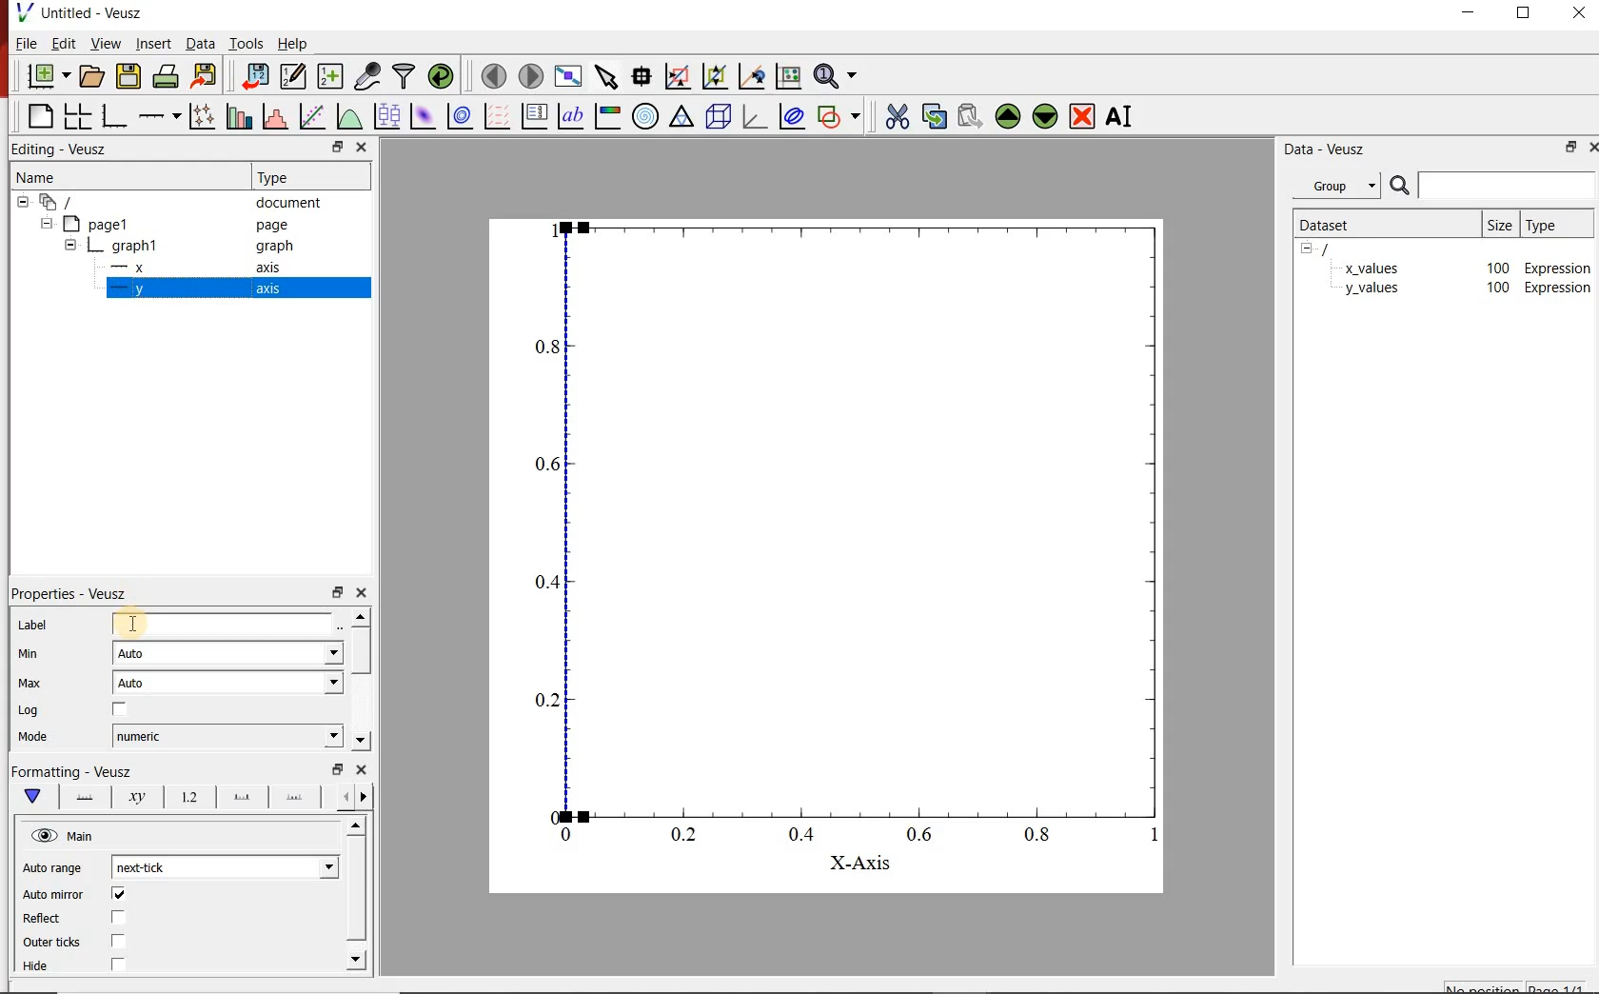  Describe the element at coordinates (120, 941) in the screenshot. I see `checkbox` at that location.